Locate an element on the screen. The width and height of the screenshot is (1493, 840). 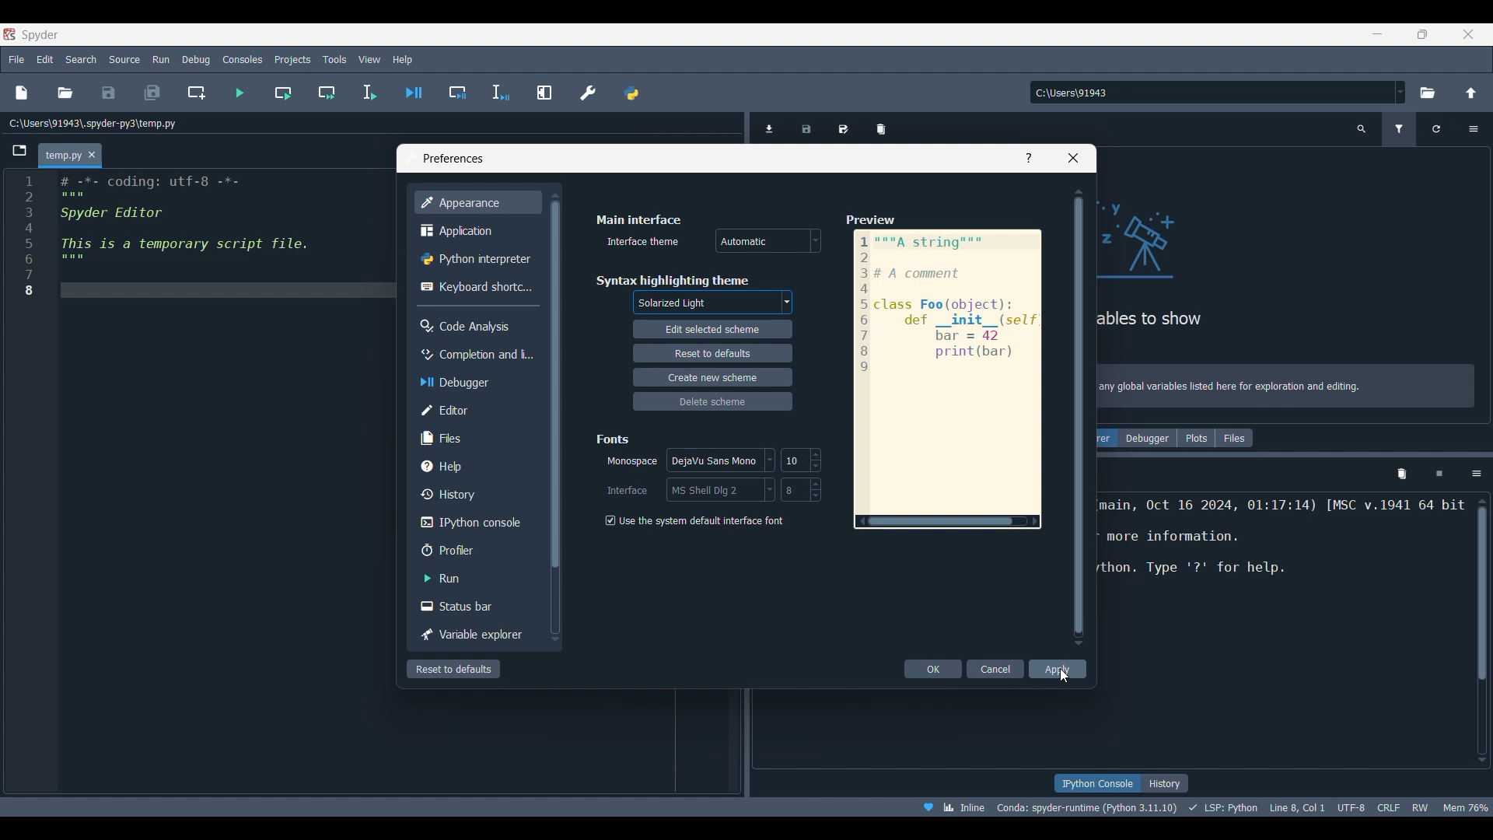
Debug cell is located at coordinates (457, 93).